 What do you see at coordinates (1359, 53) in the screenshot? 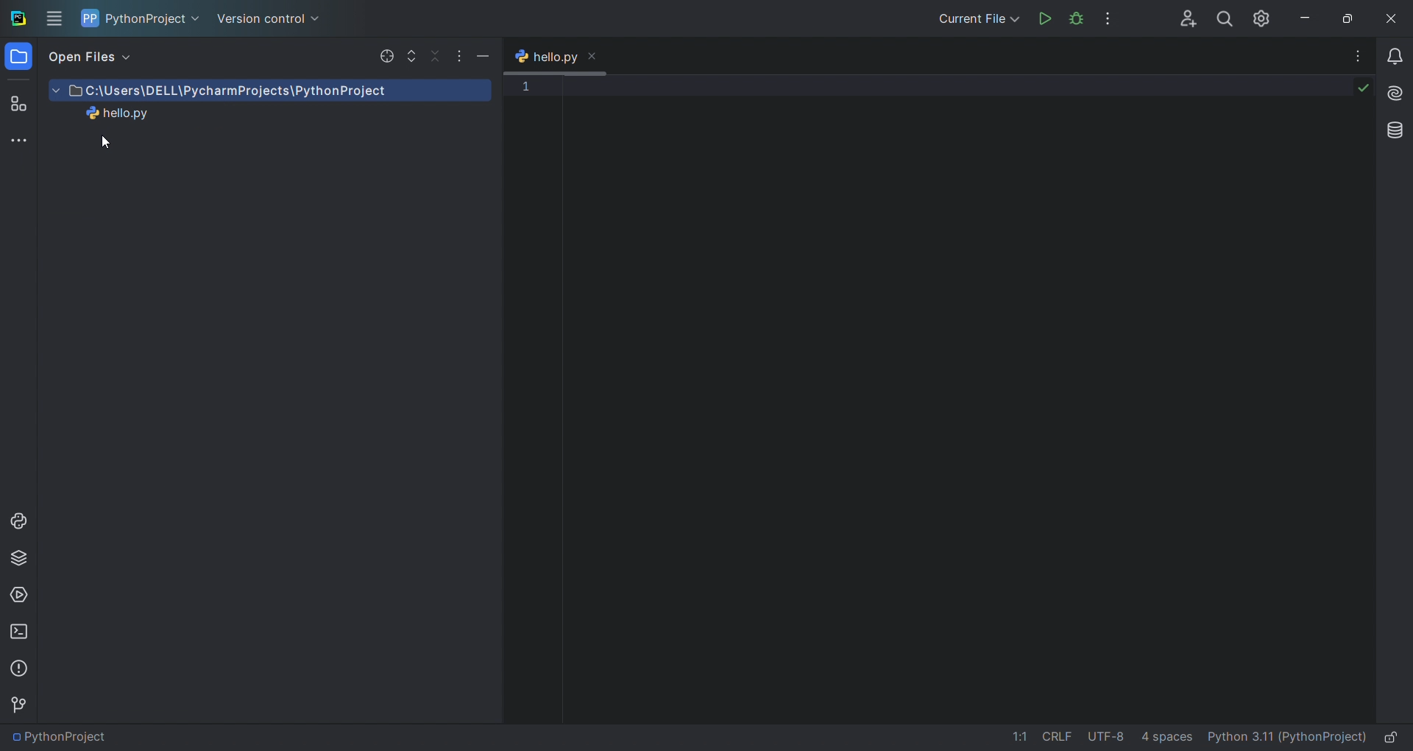
I see `options` at bounding box center [1359, 53].